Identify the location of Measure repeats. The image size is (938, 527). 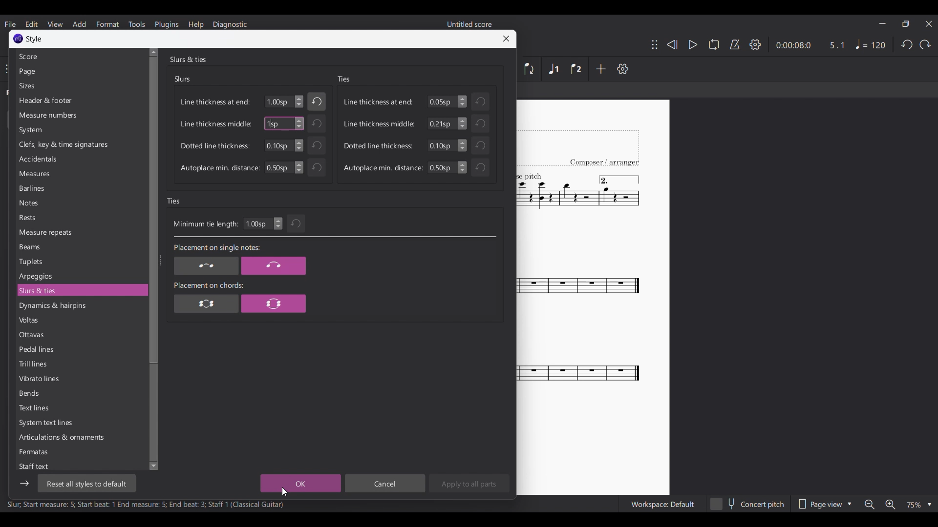
(81, 232).